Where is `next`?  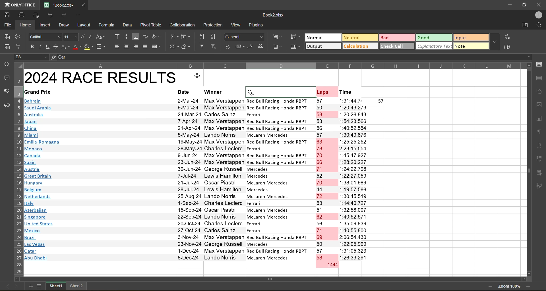
next is located at coordinates (17, 286).